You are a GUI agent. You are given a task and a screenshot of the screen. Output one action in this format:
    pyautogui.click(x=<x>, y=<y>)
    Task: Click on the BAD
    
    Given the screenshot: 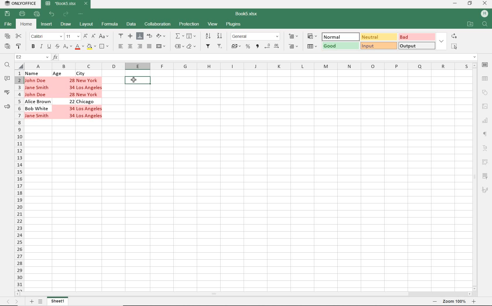 What is the action you would take?
    pyautogui.click(x=417, y=37)
    